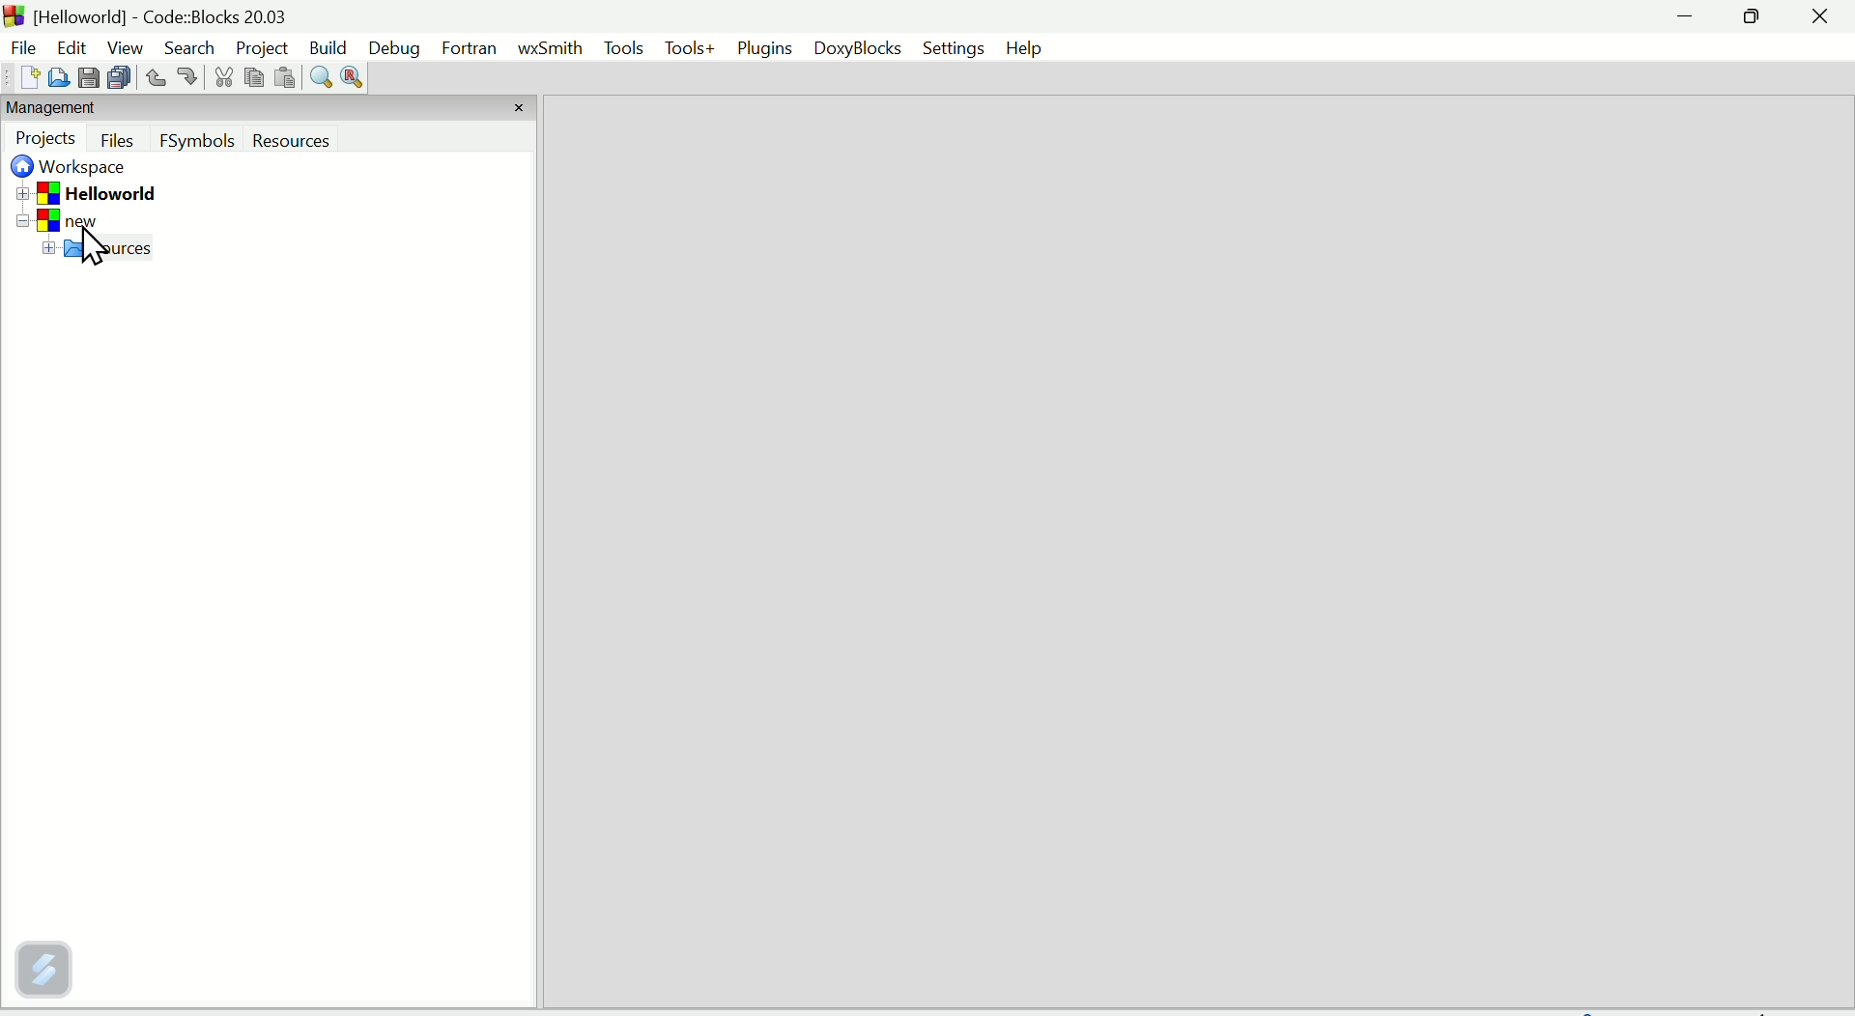 The height and width of the screenshot is (1016, 1855). What do you see at coordinates (64, 42) in the screenshot?
I see `Edit` at bounding box center [64, 42].